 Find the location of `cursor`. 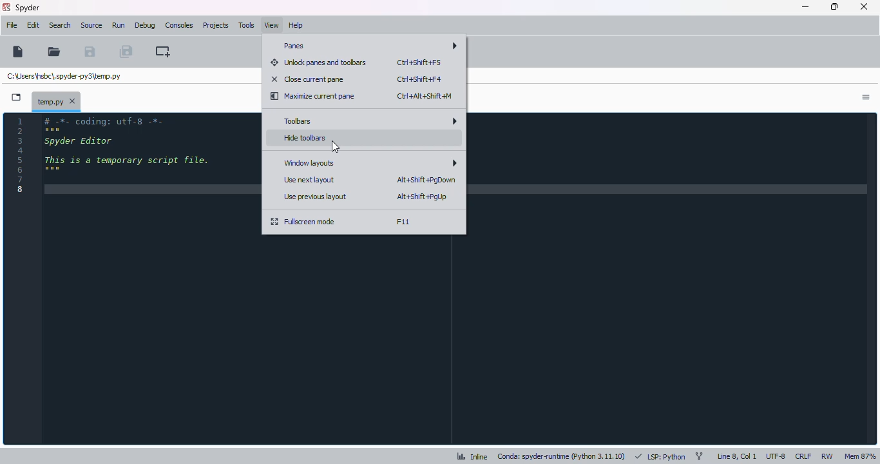

cursor is located at coordinates (335, 147).